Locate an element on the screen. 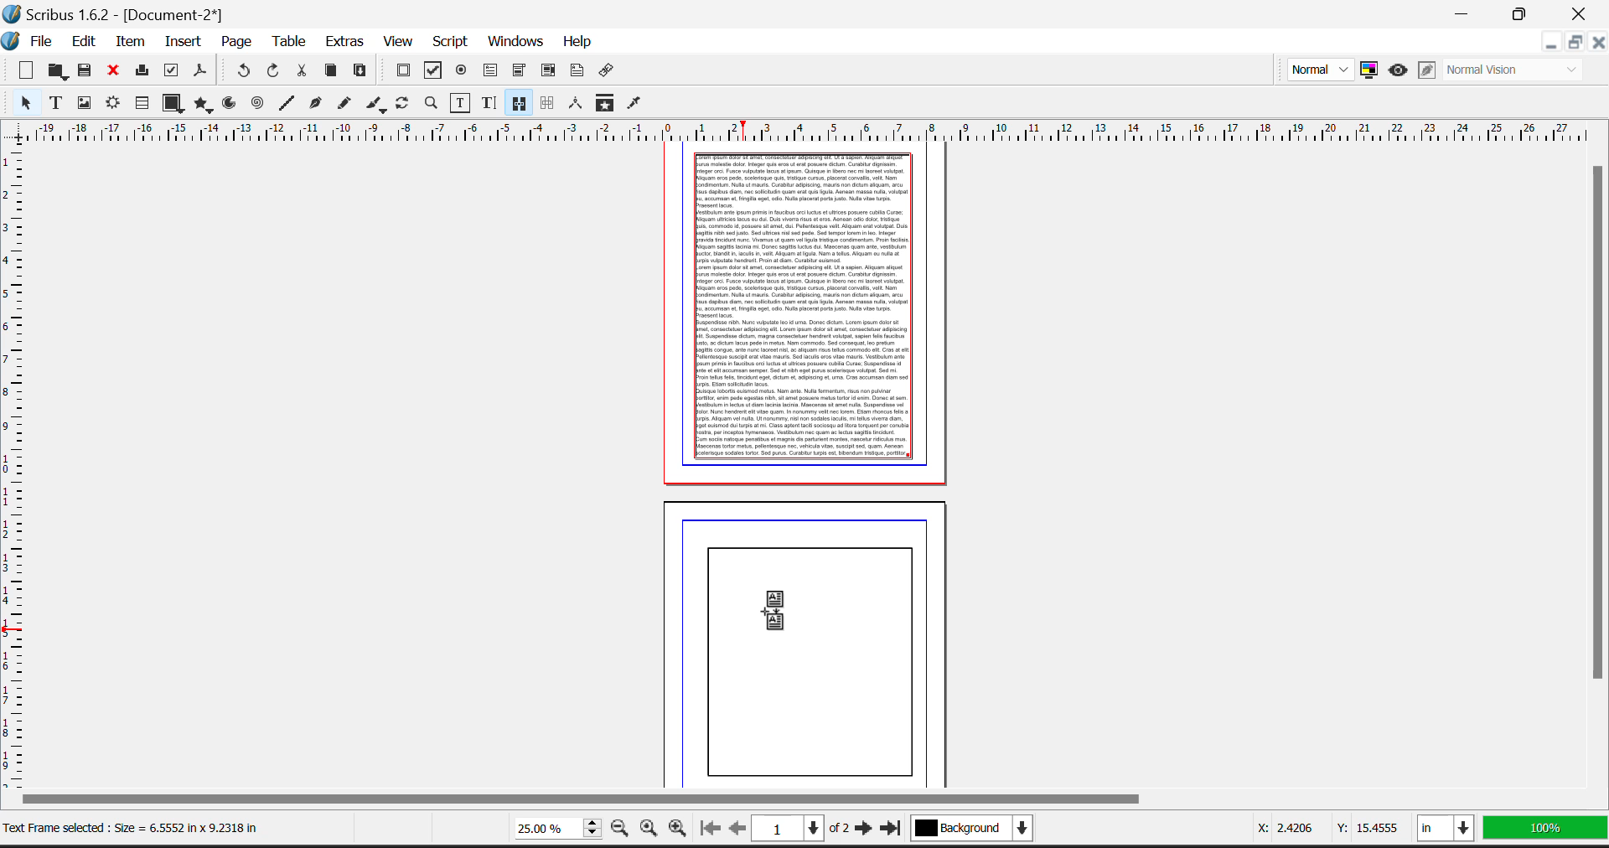 The height and width of the screenshot is (848, 1609). Paste is located at coordinates (361, 72).